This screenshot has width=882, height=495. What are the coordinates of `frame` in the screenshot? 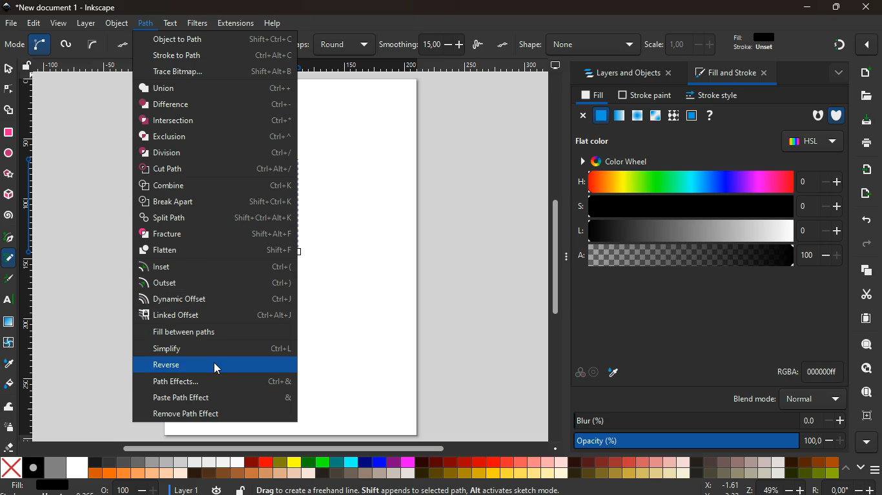 It's located at (870, 416).